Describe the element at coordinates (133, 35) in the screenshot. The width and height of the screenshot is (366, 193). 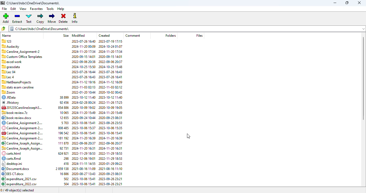
I see `comment` at that location.